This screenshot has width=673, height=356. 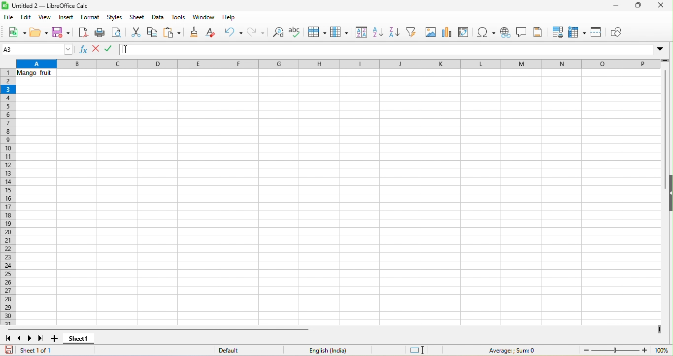 I want to click on sort descending, so click(x=394, y=33).